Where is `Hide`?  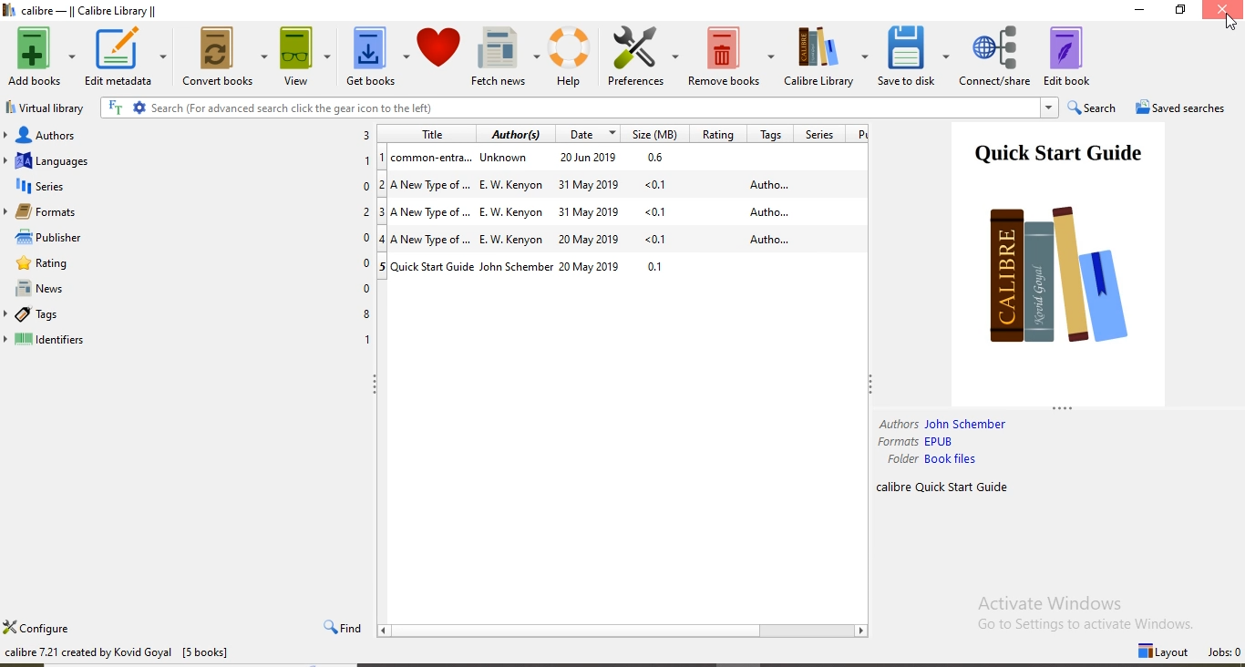 Hide is located at coordinates (1060, 407).